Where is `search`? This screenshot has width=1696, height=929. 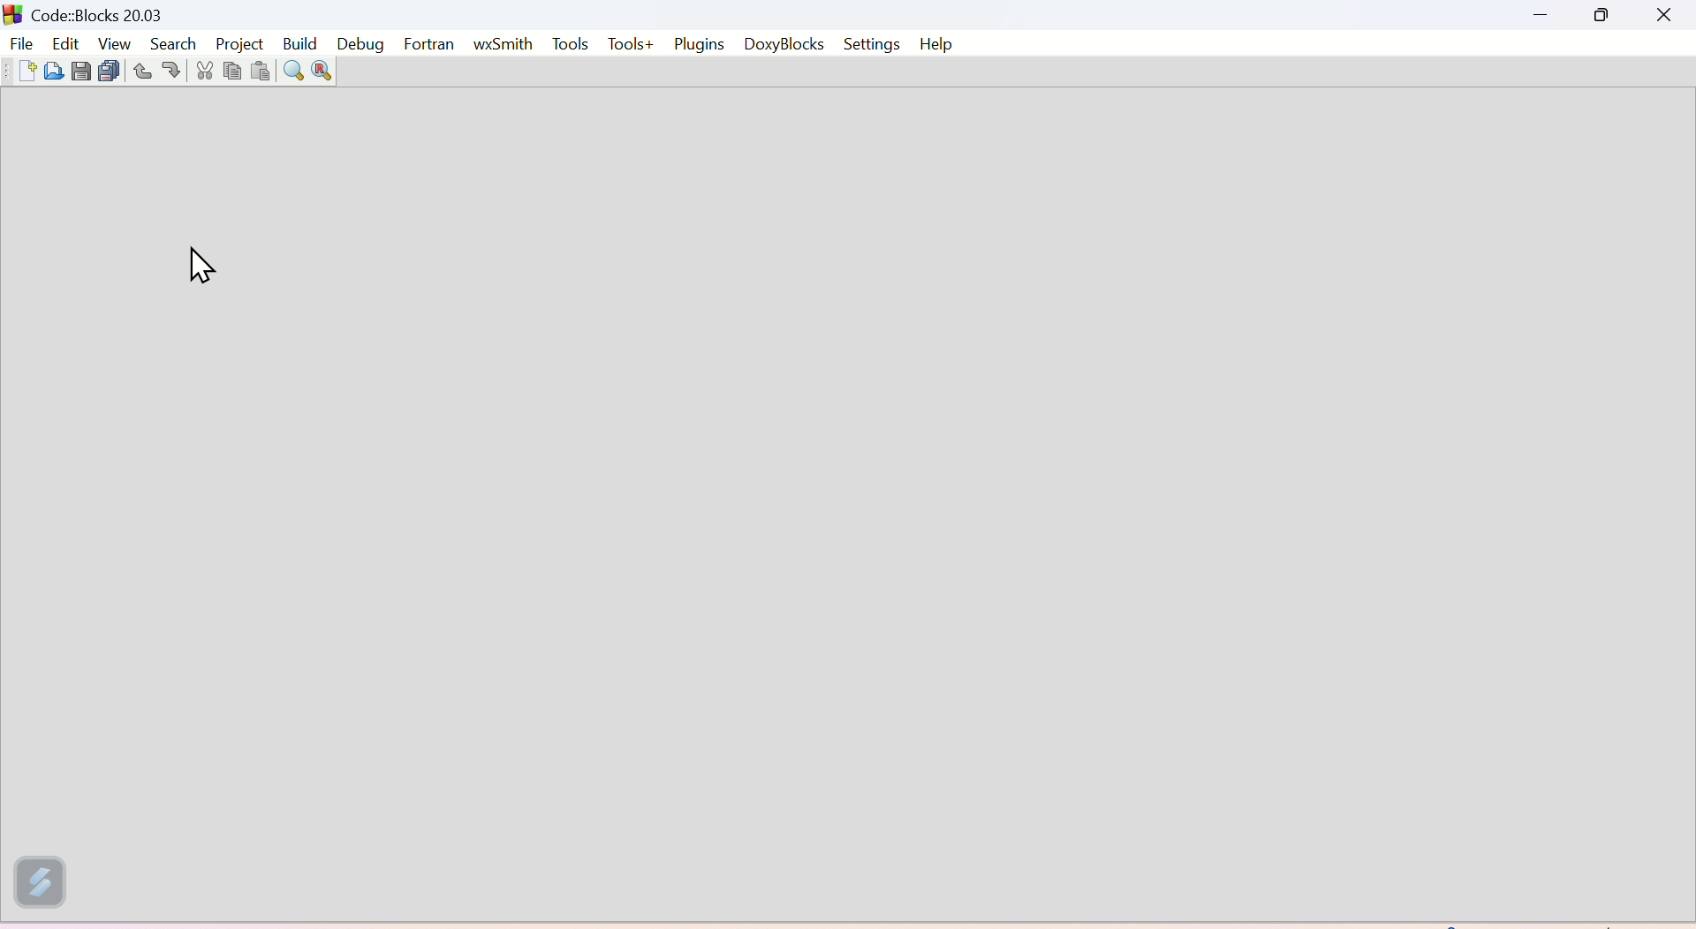 search is located at coordinates (291, 72).